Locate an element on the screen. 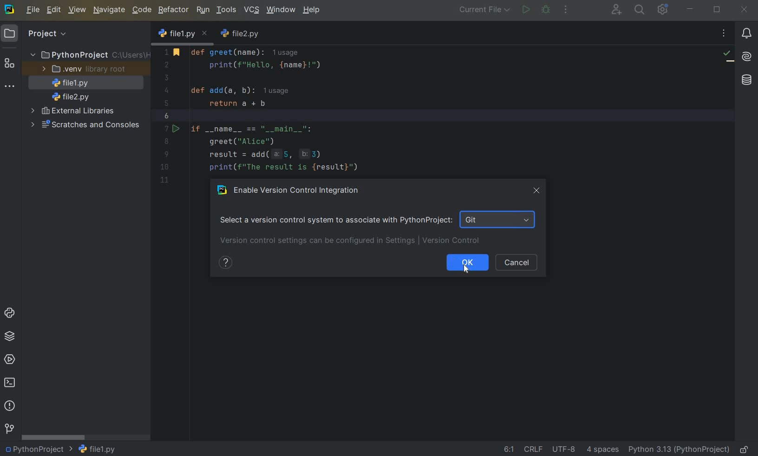 The image size is (758, 456). refactor is located at coordinates (174, 10).